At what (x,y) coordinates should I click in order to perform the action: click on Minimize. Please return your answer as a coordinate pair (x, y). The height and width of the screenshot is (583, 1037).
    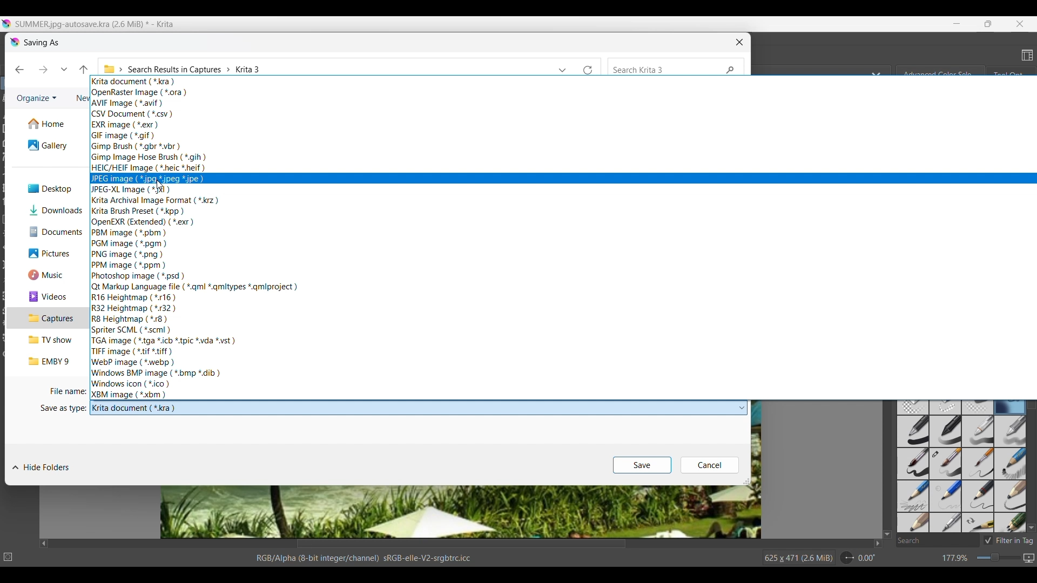
    Looking at the image, I should click on (957, 24).